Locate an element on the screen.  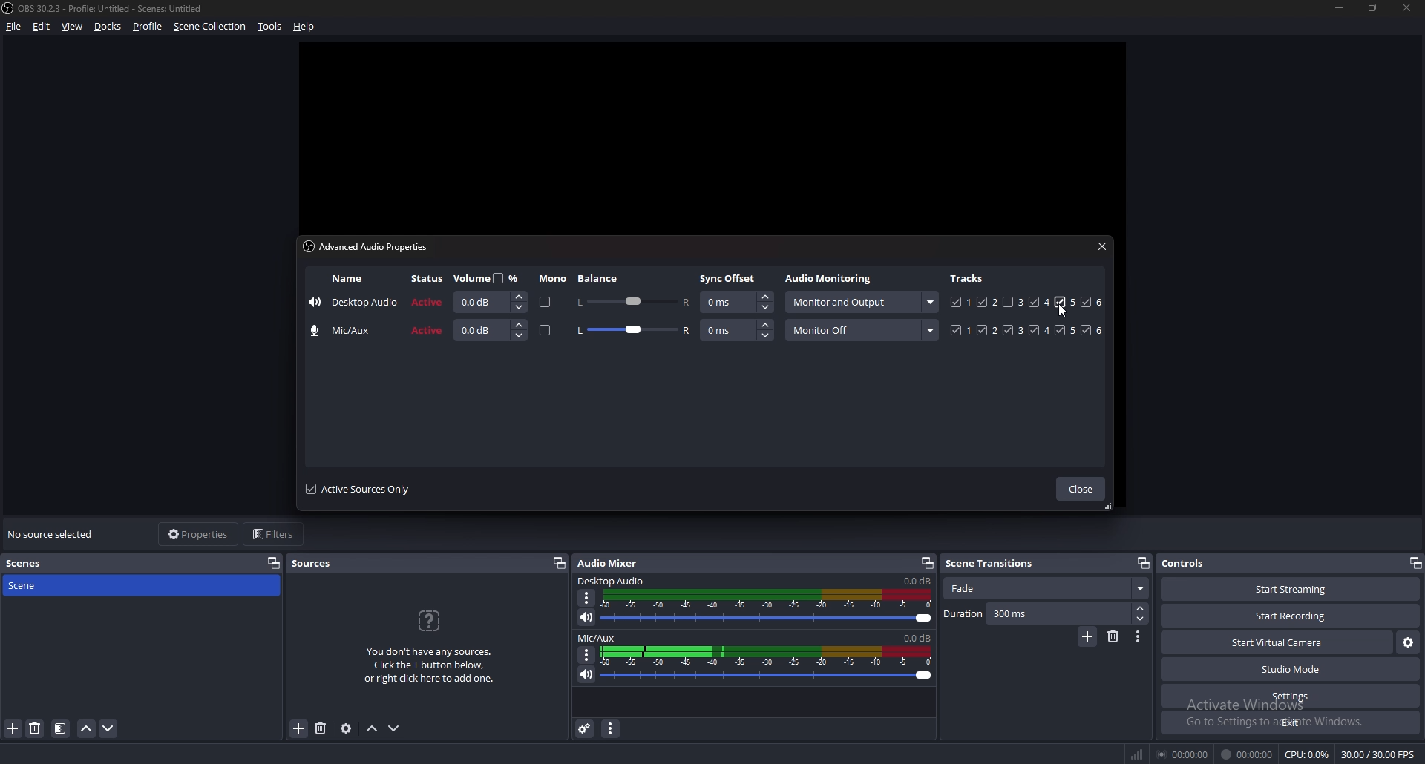
volume input is located at coordinates (491, 330).